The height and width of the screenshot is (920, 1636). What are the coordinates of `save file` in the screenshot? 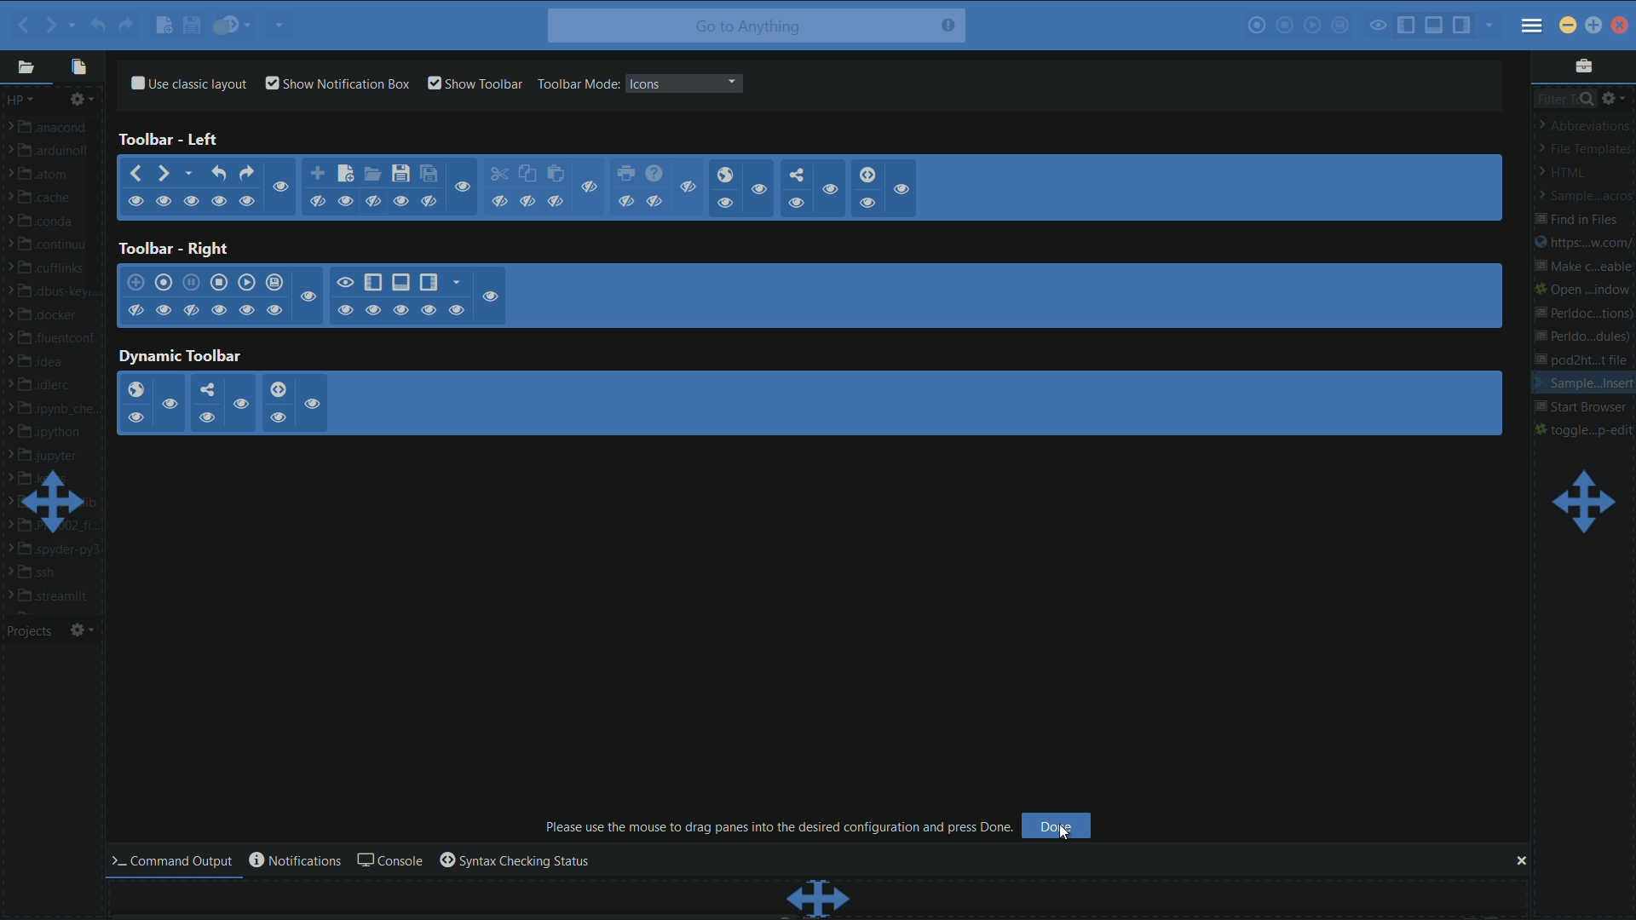 It's located at (401, 175).